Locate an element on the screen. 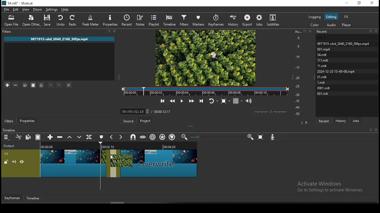 The image size is (380, 213). redo is located at coordinates (73, 20).